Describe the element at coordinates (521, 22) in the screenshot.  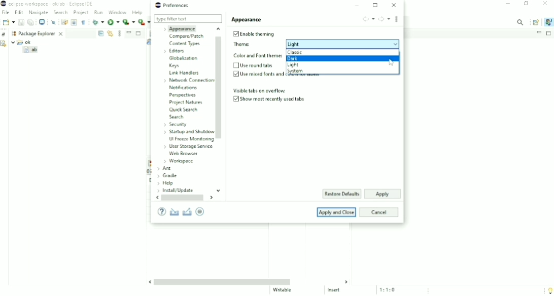
I see `Access commands and other items` at that location.